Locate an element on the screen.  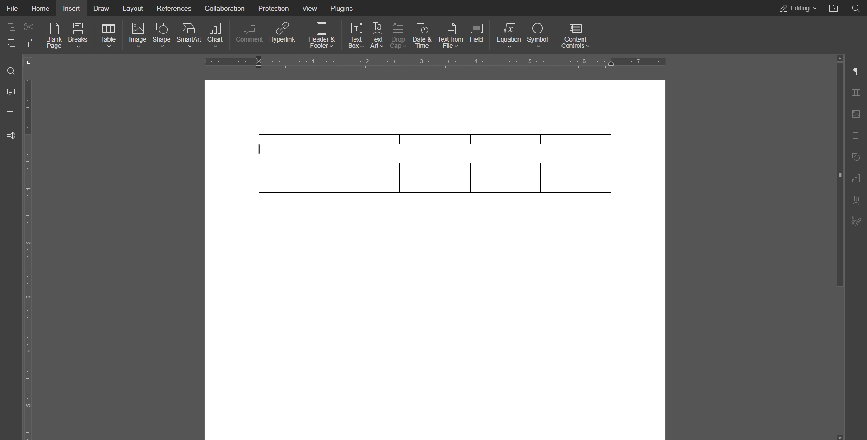
Editing is located at coordinates (795, 8).